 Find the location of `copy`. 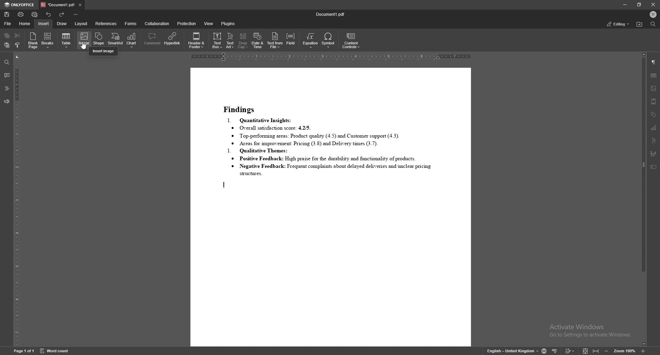

copy is located at coordinates (7, 36).